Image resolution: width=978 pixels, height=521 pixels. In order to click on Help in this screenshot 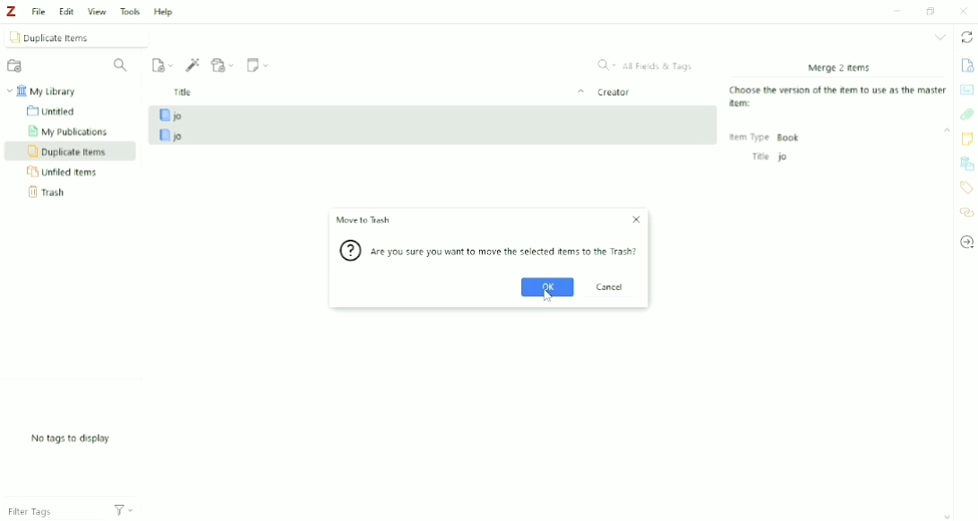, I will do `click(167, 13)`.